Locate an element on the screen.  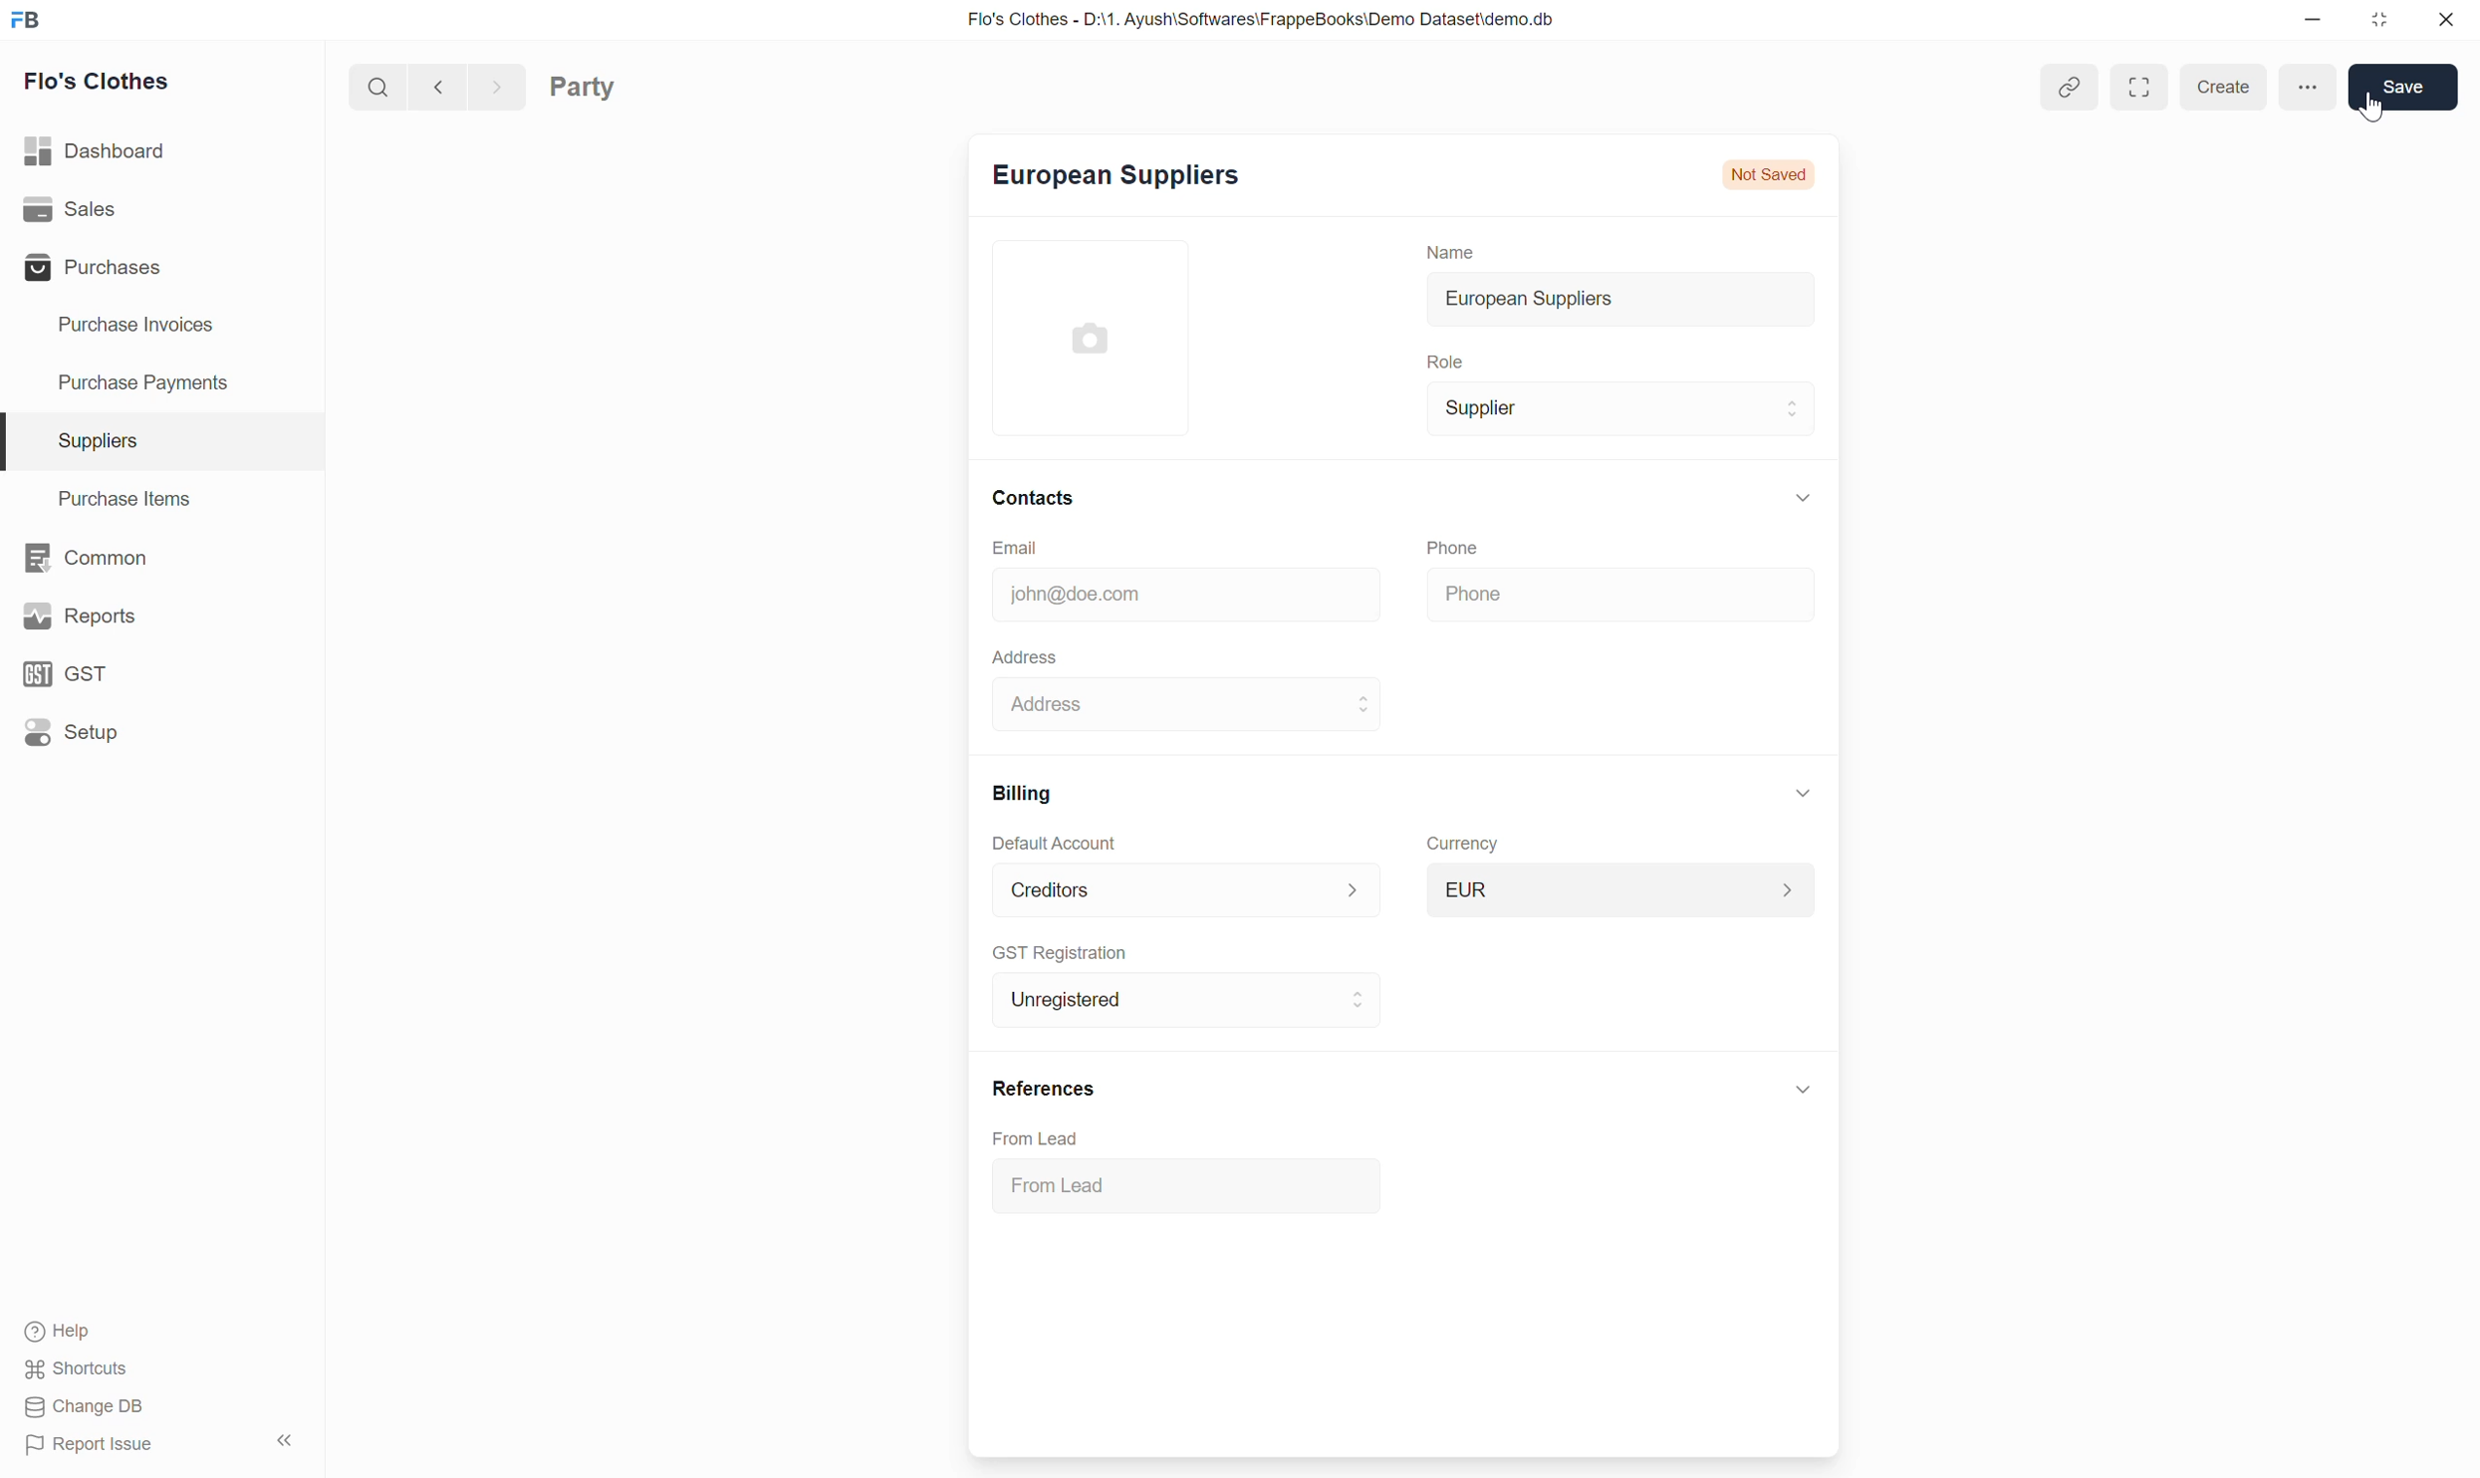
report issue is located at coordinates (90, 1445).